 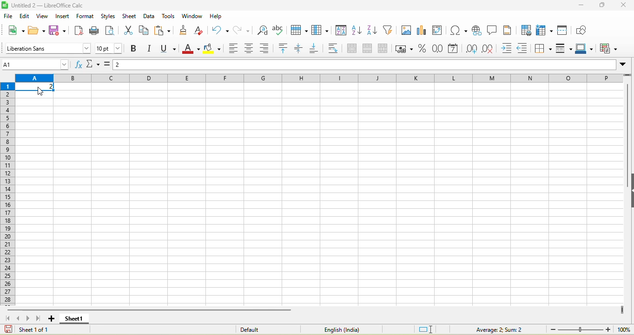 I want to click on format, so click(x=84, y=16).